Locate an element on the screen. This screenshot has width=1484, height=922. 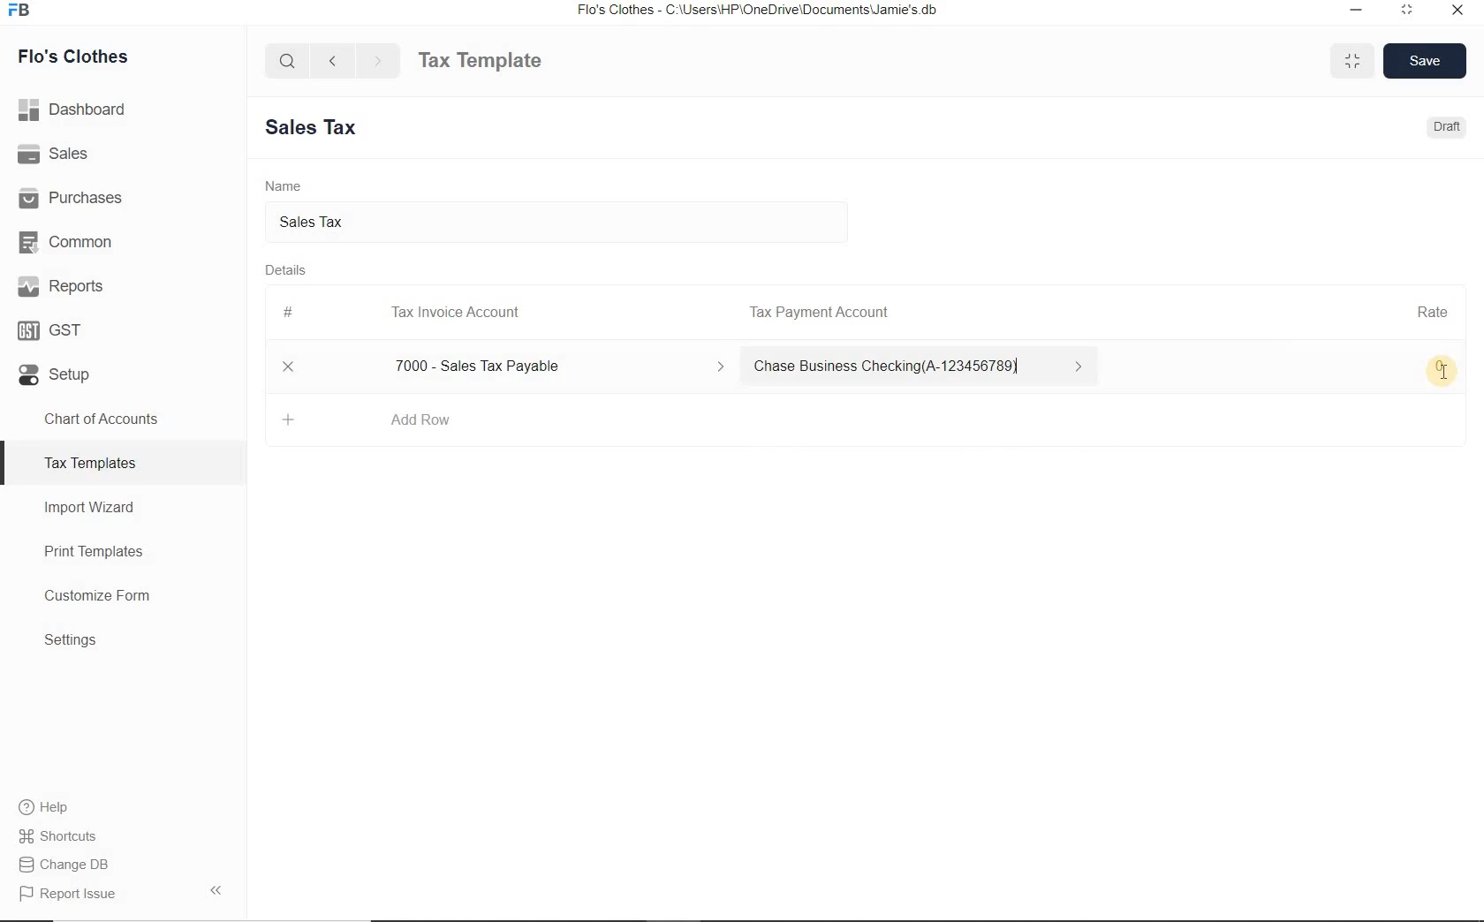
Report Issue is located at coordinates (123, 893).